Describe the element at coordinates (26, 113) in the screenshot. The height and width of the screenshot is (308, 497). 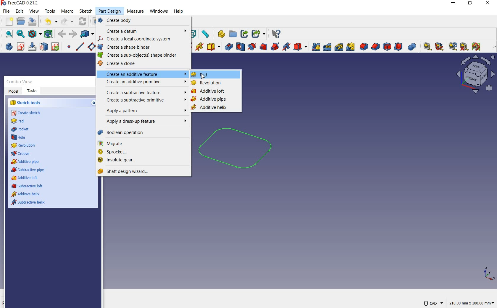
I see `create sketch` at that location.